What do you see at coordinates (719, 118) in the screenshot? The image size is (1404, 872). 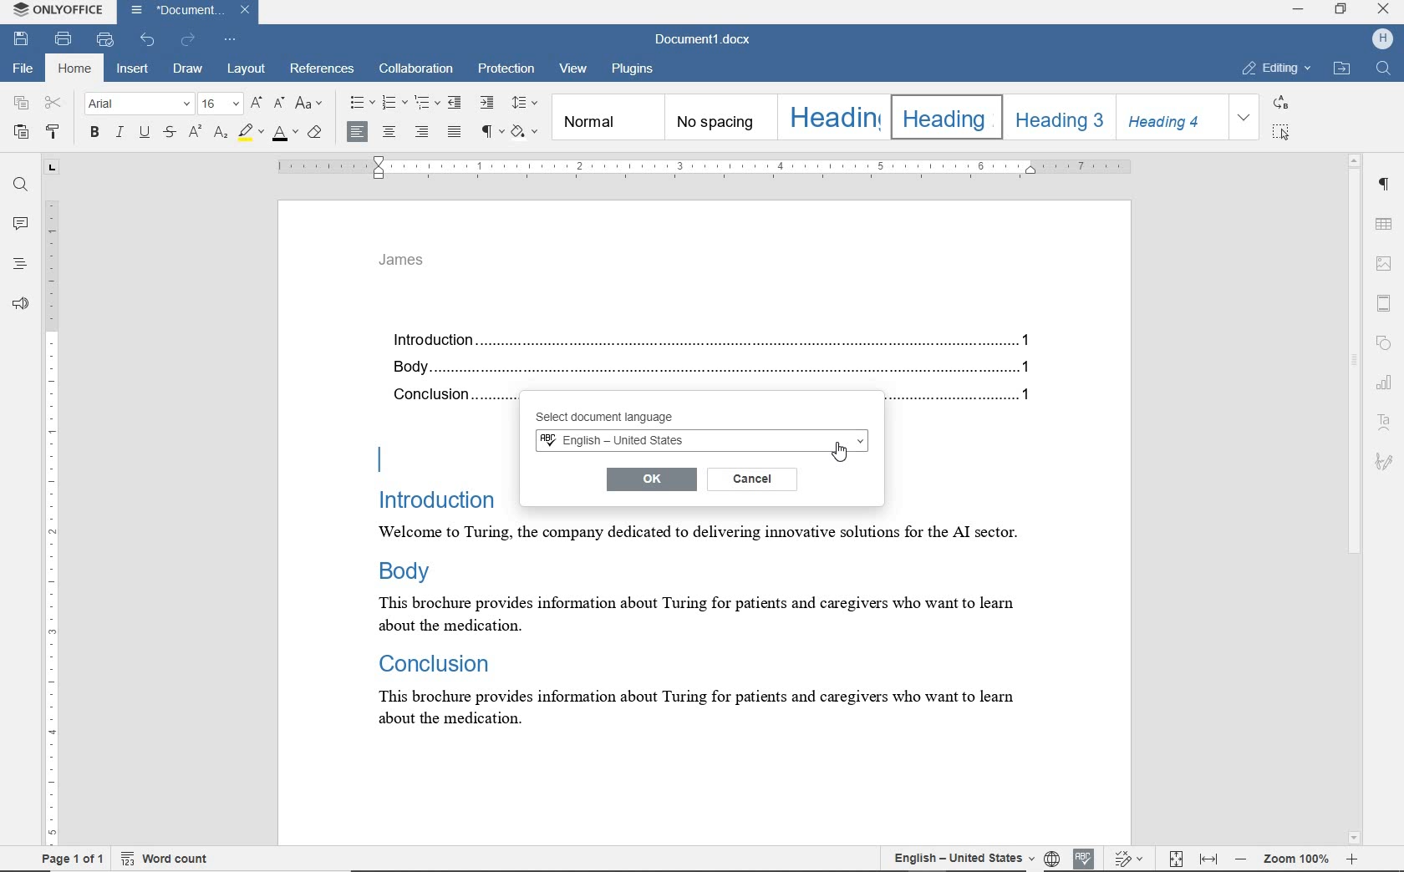 I see `no spacing` at bounding box center [719, 118].